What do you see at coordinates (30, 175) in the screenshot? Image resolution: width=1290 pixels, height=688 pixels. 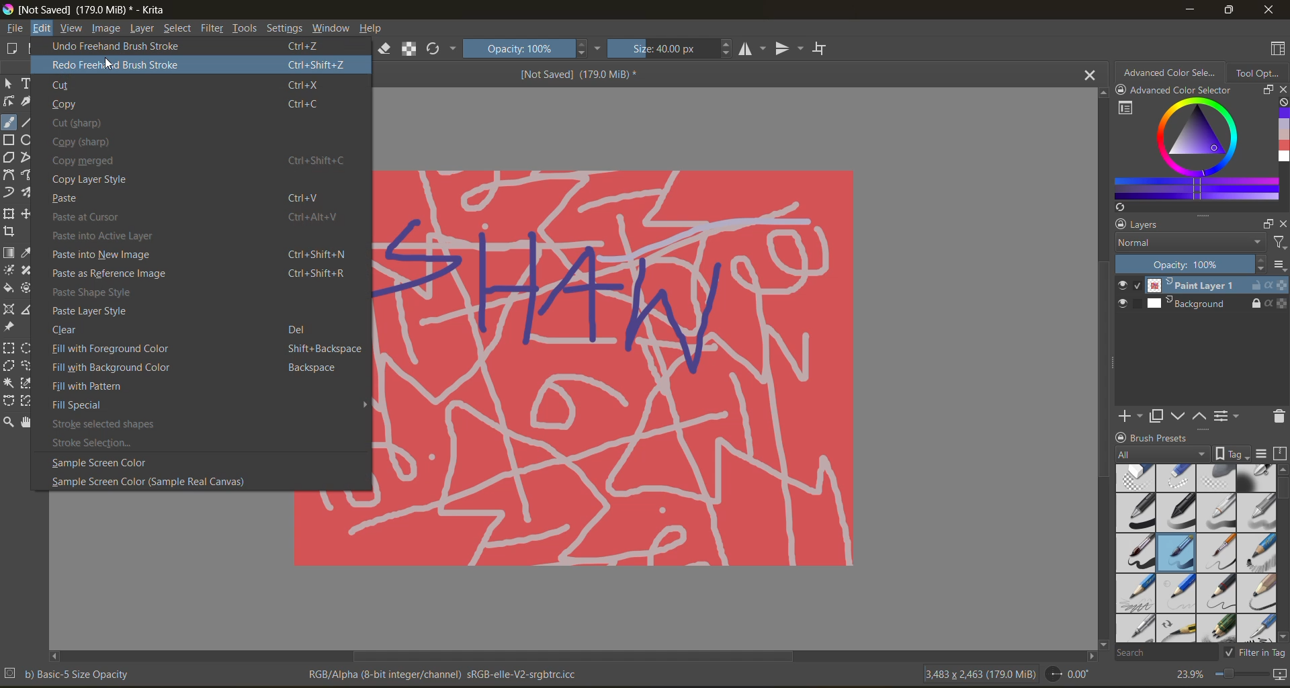 I see `freehand path tool` at bounding box center [30, 175].